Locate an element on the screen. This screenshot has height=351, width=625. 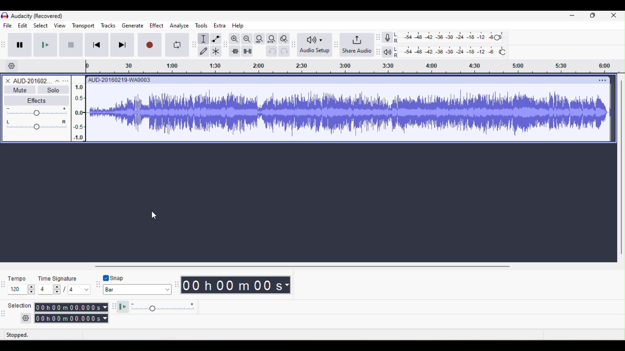
skip to end is located at coordinates (124, 45).